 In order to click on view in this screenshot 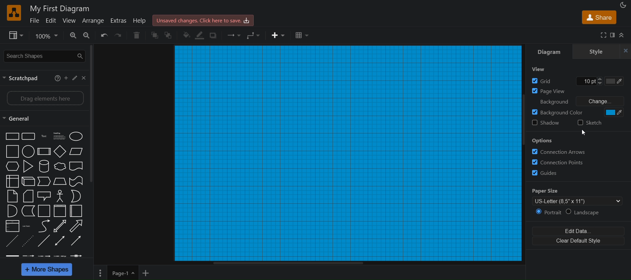, I will do `click(539, 70)`.